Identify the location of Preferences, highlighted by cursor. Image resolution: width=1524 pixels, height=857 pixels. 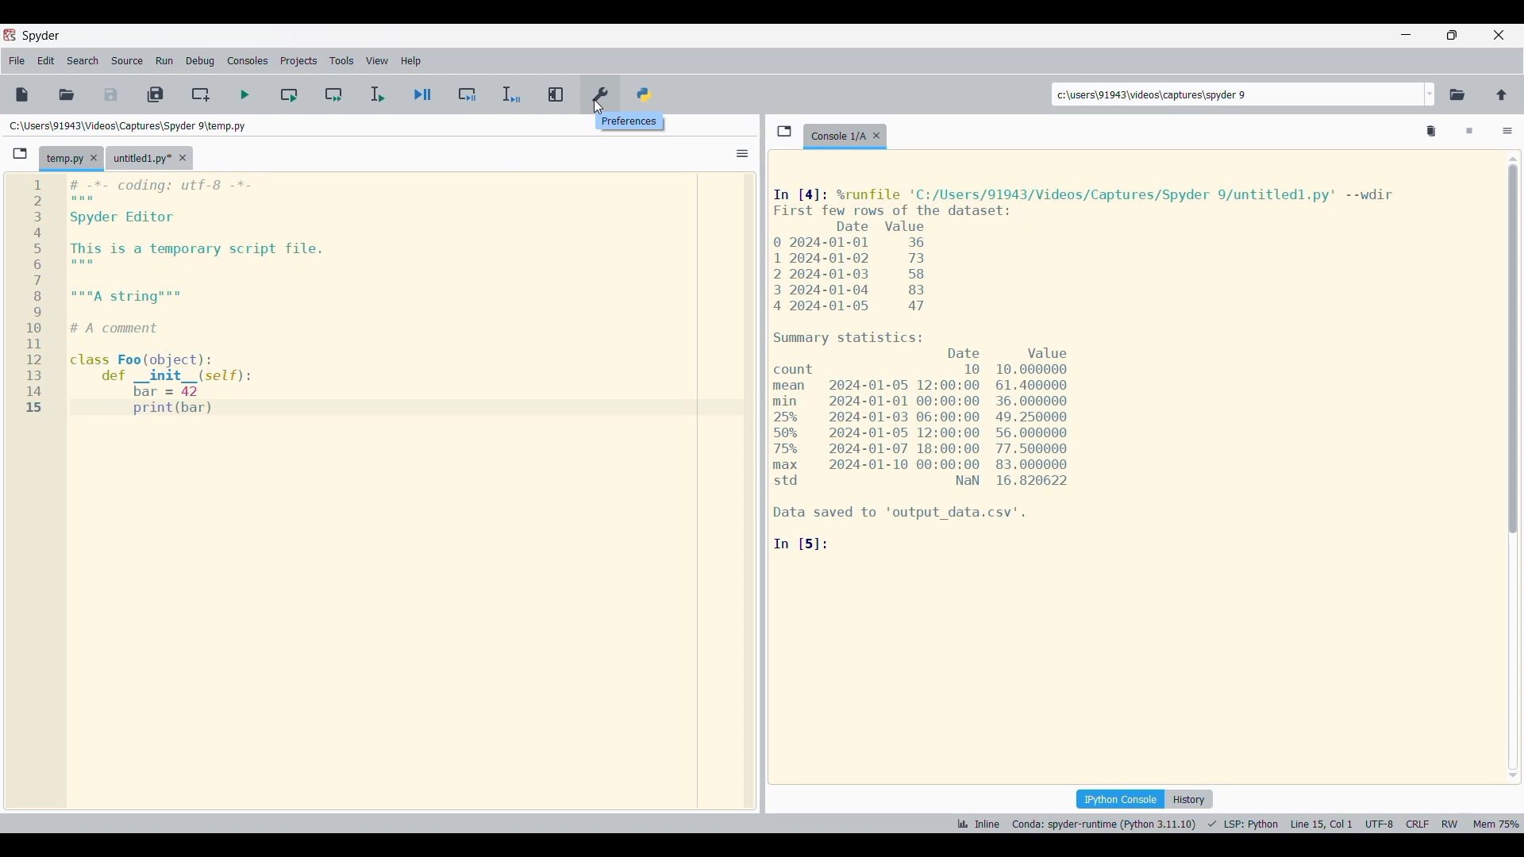
(600, 94).